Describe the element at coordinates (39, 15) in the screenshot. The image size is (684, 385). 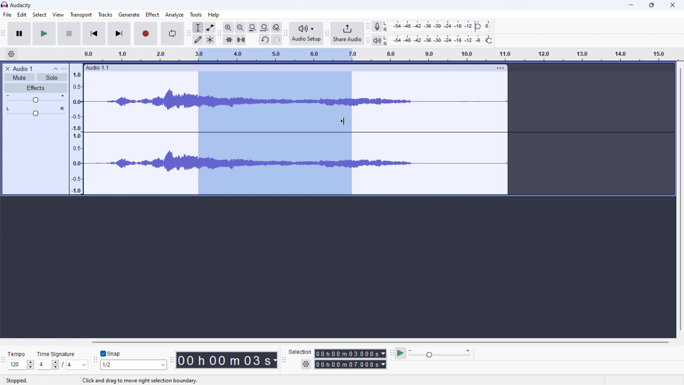
I see `select` at that location.